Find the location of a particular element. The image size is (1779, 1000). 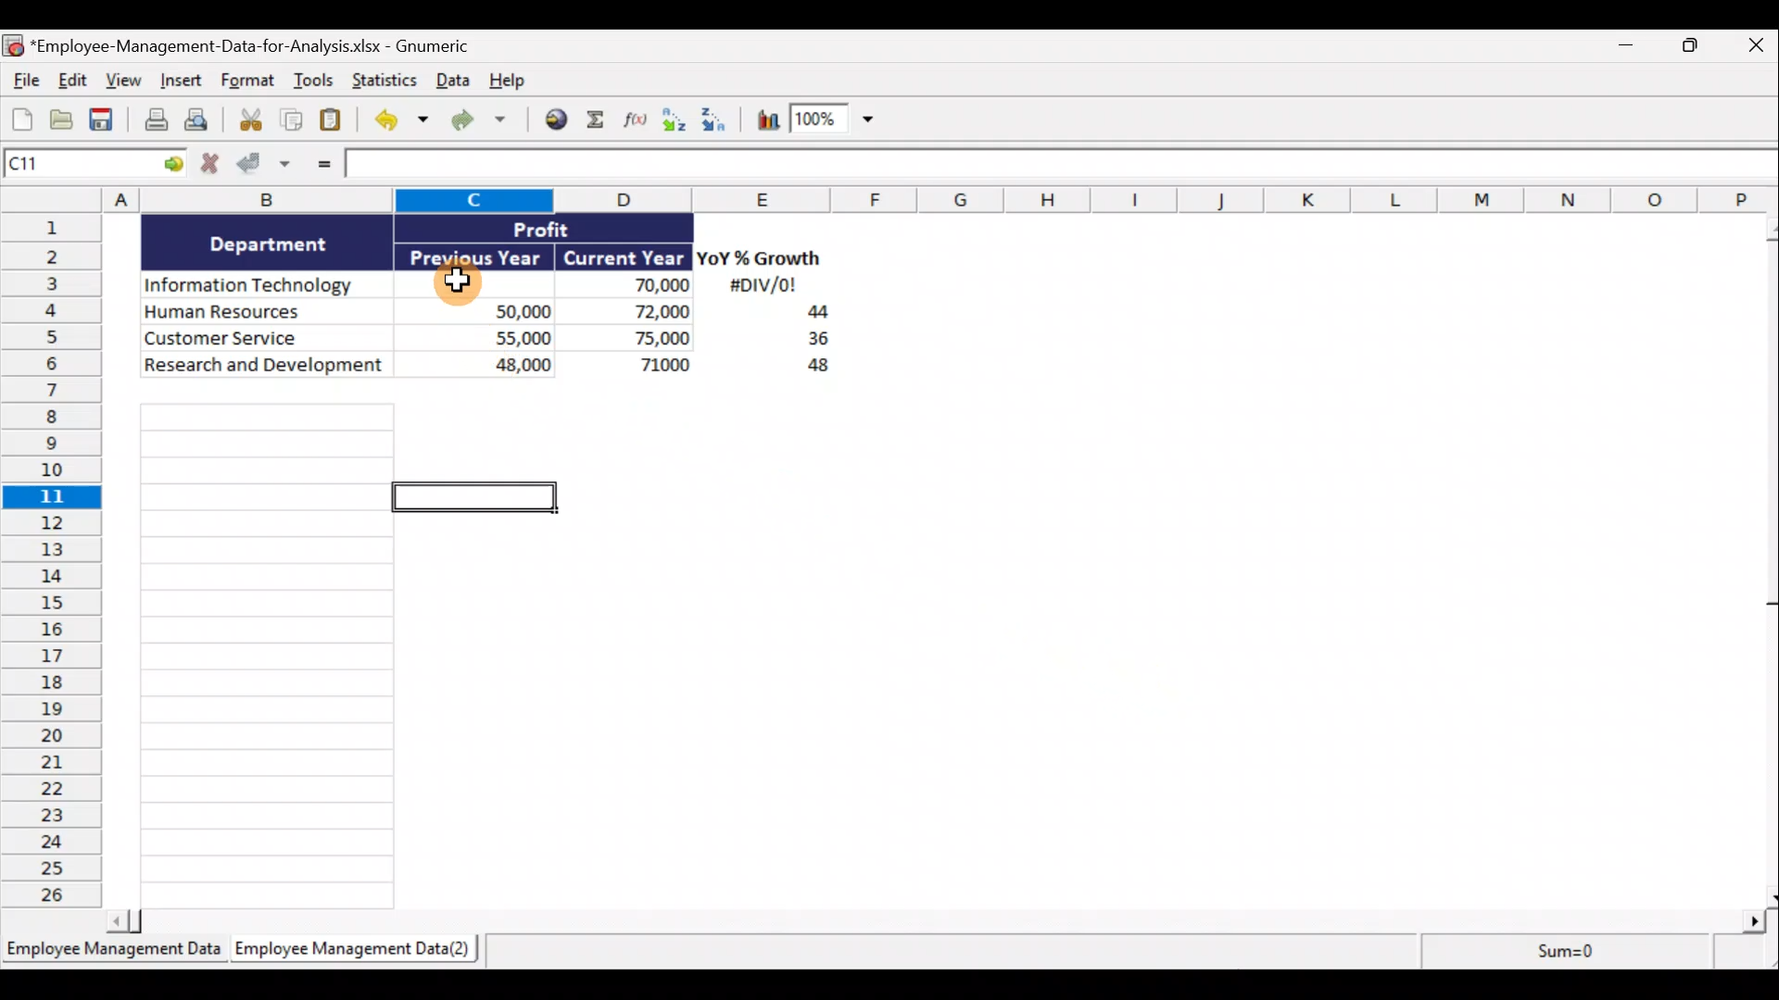

36 is located at coordinates (811, 342).